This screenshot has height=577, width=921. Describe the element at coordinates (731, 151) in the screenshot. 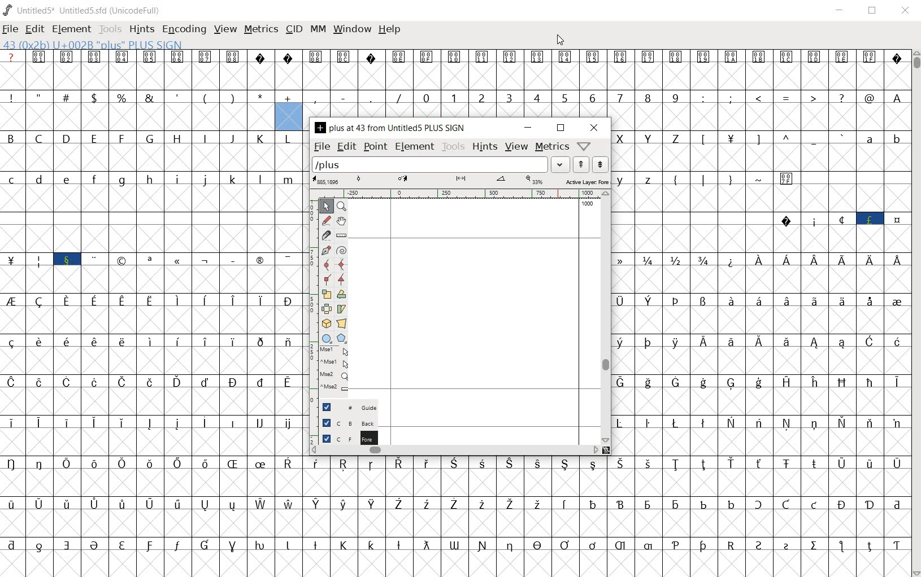

I see `T` at that location.